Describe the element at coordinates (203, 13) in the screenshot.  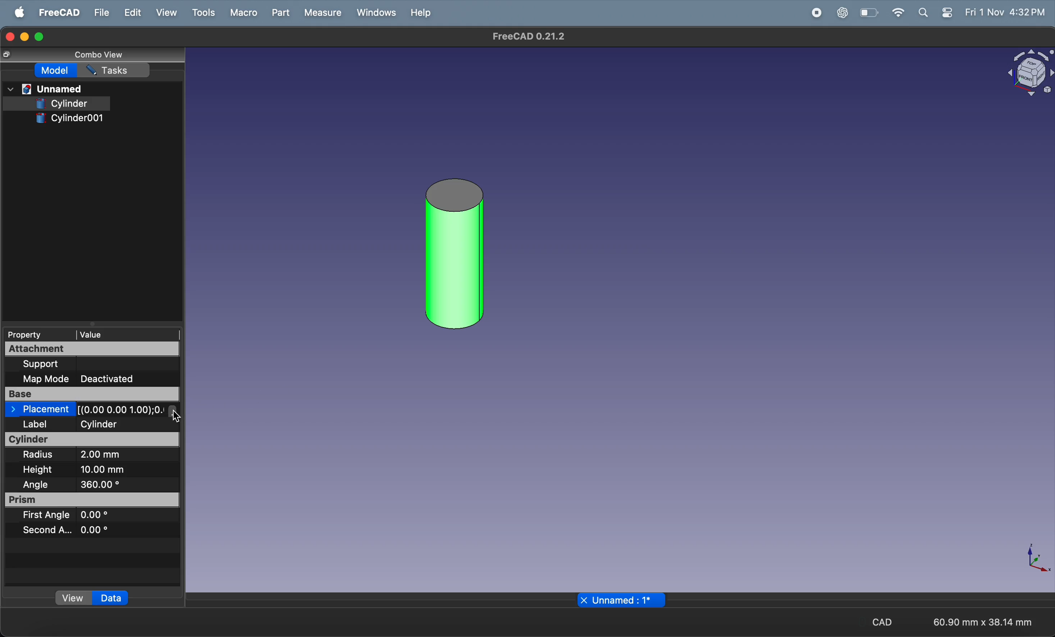
I see `tools` at that location.